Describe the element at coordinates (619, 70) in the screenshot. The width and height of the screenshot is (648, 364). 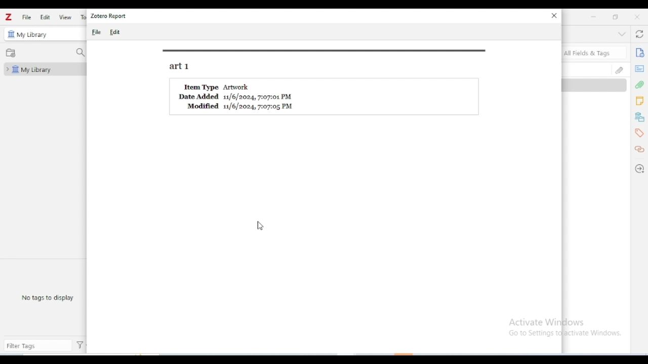
I see `attachments` at that location.